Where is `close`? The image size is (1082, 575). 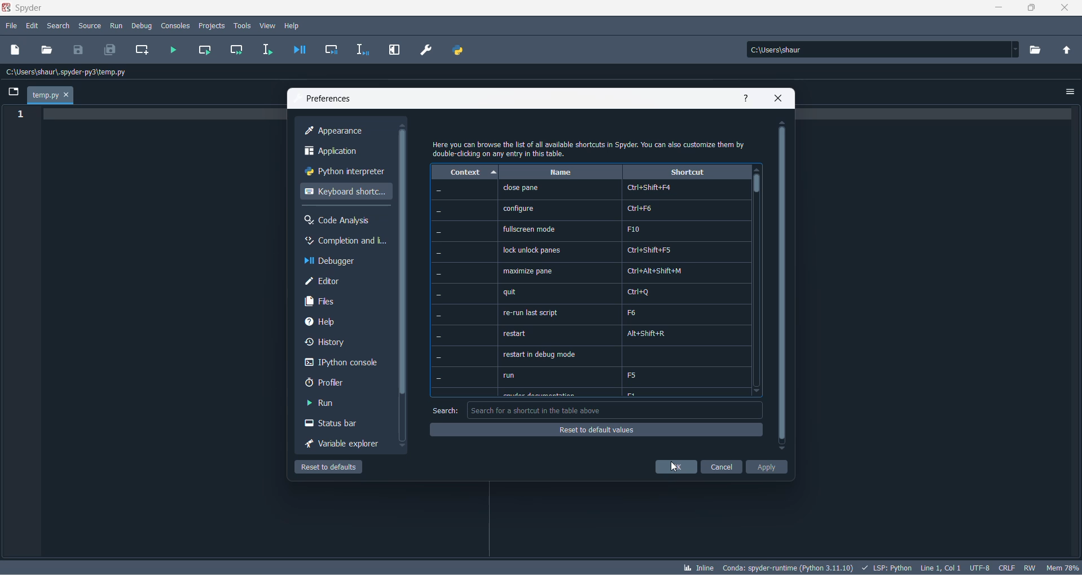 close is located at coordinates (780, 99).